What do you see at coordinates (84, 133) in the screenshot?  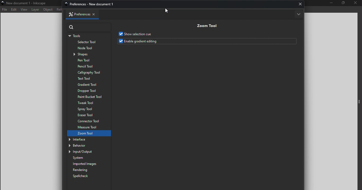 I see `Zoom tool` at bounding box center [84, 133].